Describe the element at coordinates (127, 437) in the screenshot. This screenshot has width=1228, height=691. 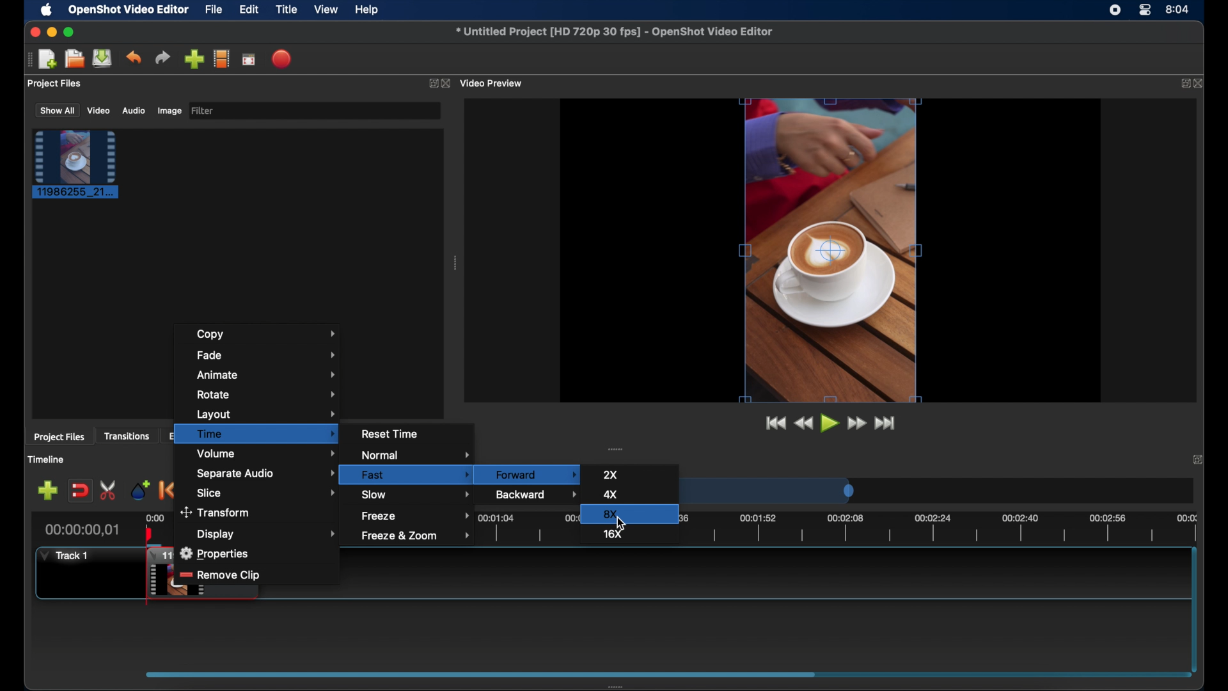
I see `transitions` at that location.